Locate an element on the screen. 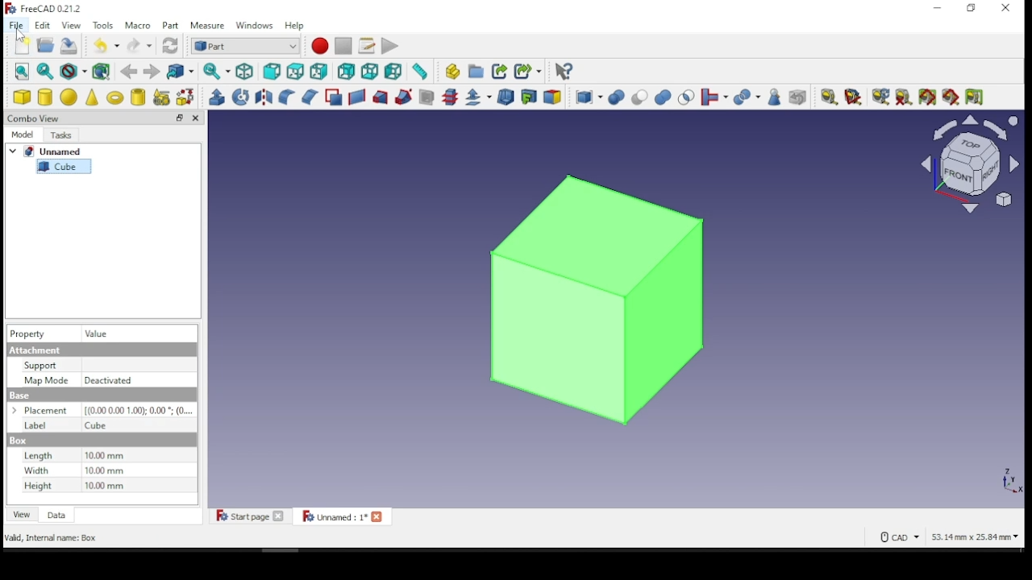  section is located at coordinates (427, 97).